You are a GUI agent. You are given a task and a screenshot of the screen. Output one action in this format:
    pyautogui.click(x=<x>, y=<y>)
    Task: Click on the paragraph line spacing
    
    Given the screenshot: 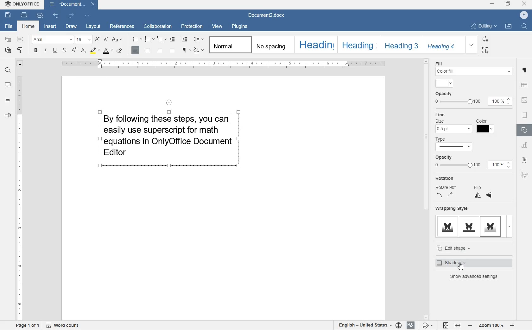 What is the action you would take?
    pyautogui.click(x=199, y=39)
    